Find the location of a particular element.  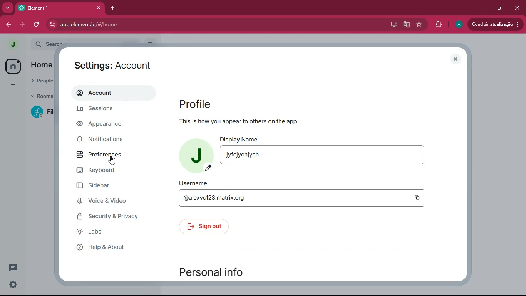

username is located at coordinates (305, 183).